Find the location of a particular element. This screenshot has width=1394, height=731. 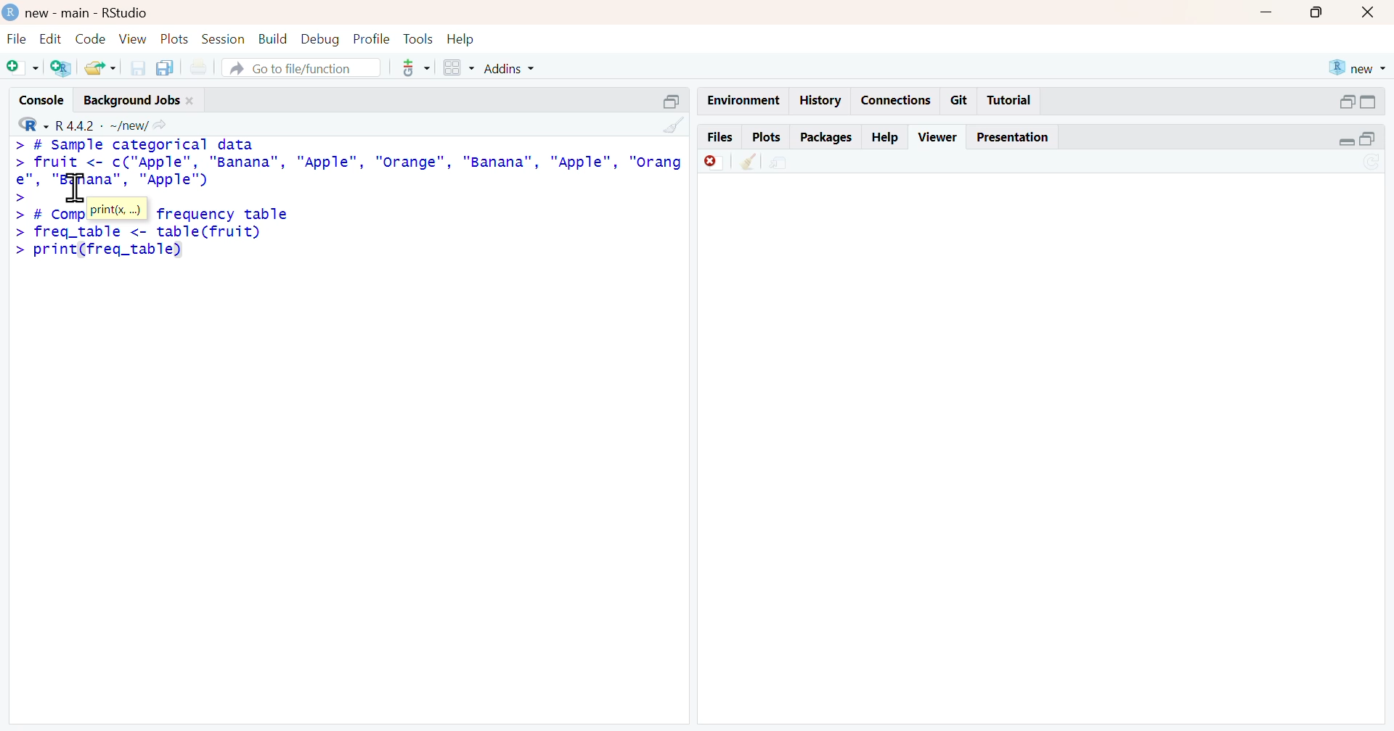

minimize is located at coordinates (1263, 14).